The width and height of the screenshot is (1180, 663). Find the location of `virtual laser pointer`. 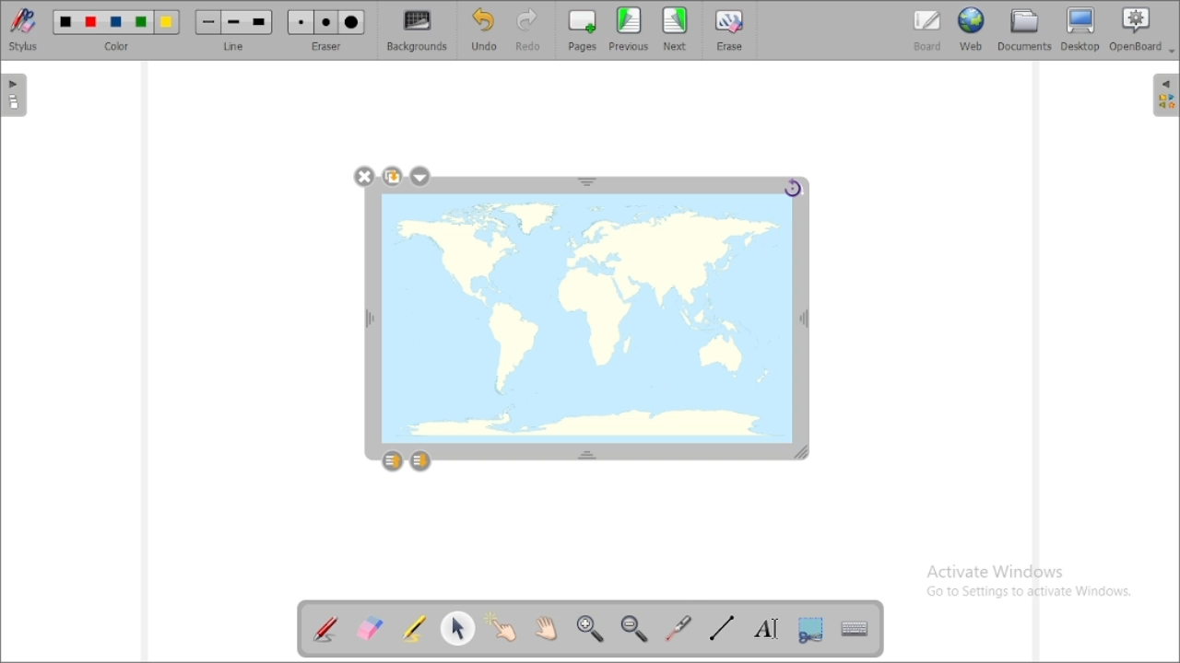

virtual laser pointer is located at coordinates (679, 629).